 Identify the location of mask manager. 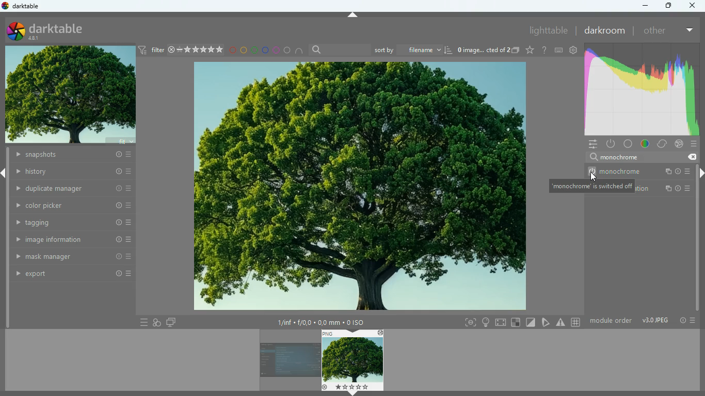
(74, 257).